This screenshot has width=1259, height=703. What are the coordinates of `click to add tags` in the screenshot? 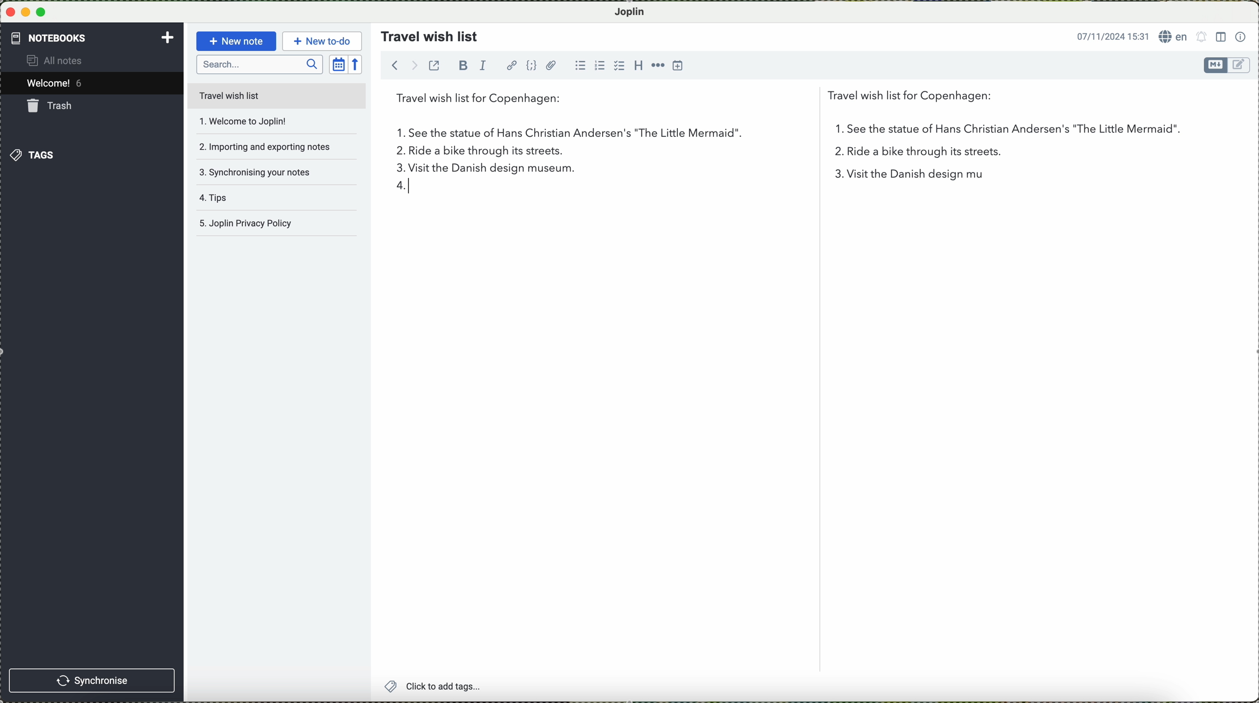 It's located at (458, 687).